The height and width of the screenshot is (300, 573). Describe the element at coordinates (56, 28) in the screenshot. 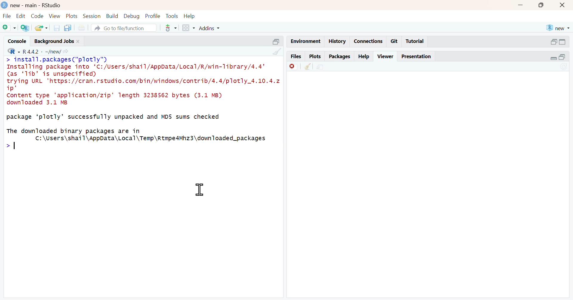

I see `save current document` at that location.